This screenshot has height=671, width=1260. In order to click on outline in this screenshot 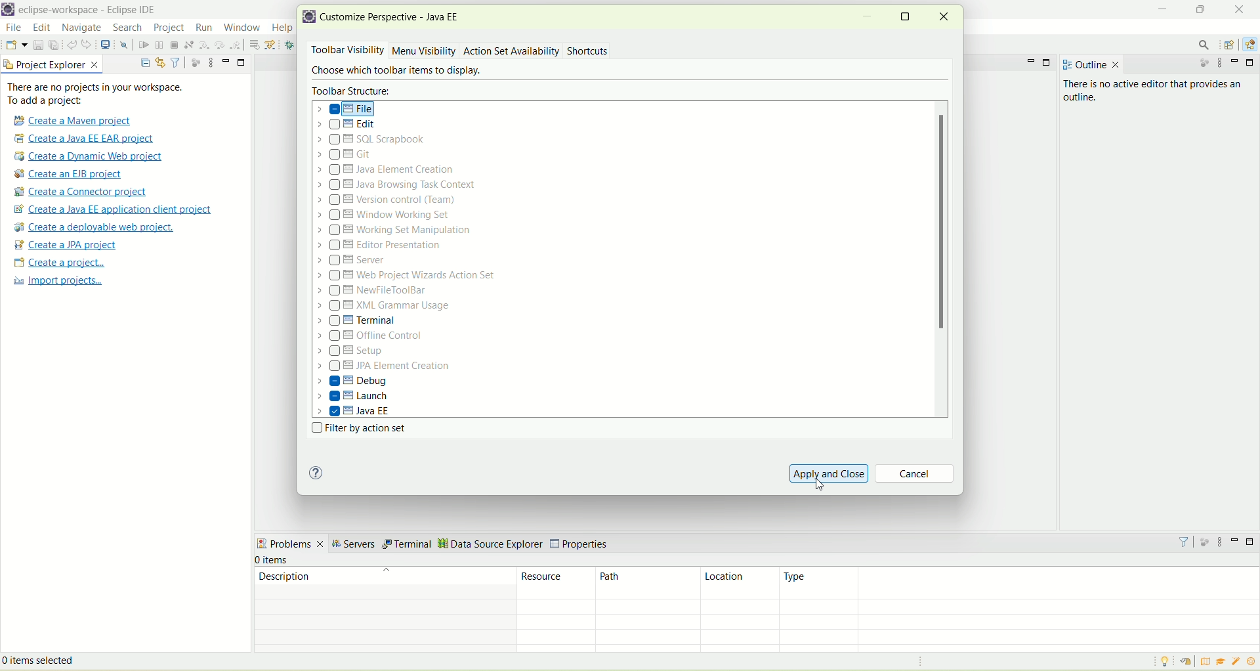, I will do `click(1089, 62)`.